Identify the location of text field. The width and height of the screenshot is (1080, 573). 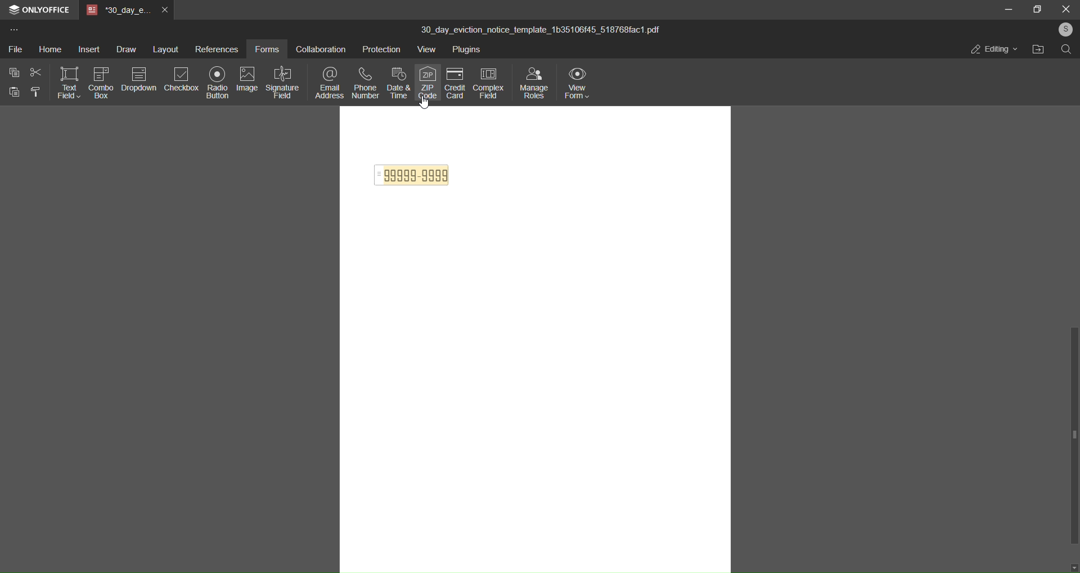
(70, 81).